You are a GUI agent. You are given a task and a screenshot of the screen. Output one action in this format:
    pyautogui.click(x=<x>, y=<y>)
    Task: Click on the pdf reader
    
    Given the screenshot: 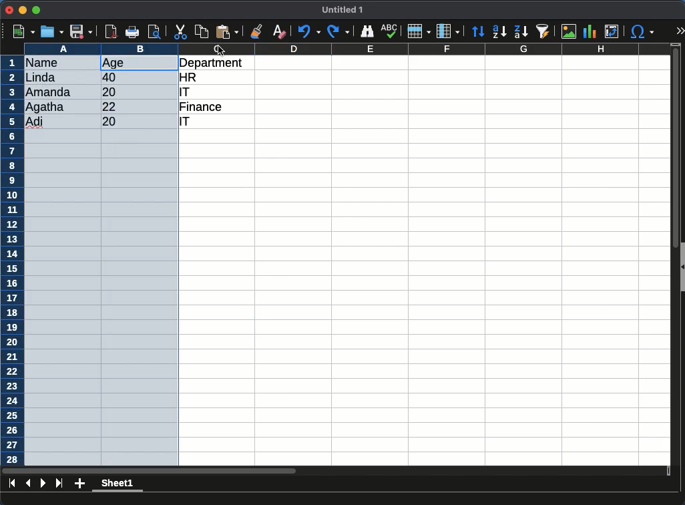 What is the action you would take?
    pyautogui.click(x=111, y=33)
    